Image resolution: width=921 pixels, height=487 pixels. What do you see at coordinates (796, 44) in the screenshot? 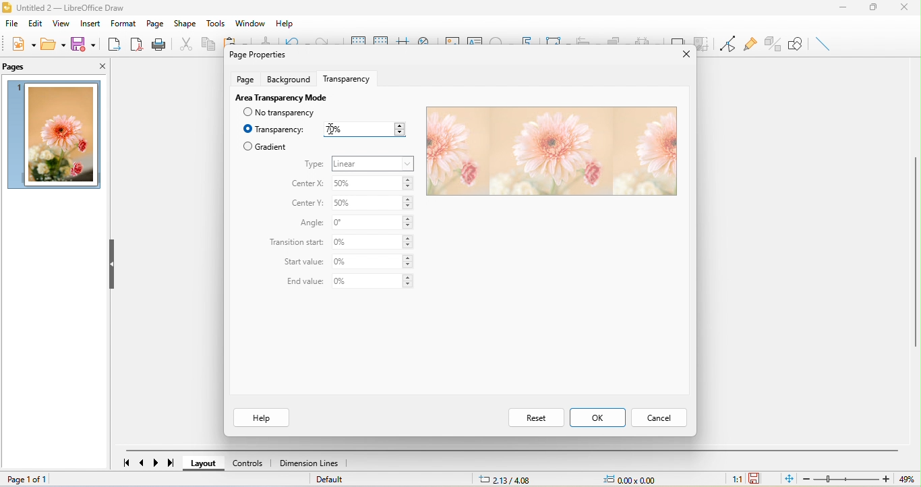
I see `show draw function` at bounding box center [796, 44].